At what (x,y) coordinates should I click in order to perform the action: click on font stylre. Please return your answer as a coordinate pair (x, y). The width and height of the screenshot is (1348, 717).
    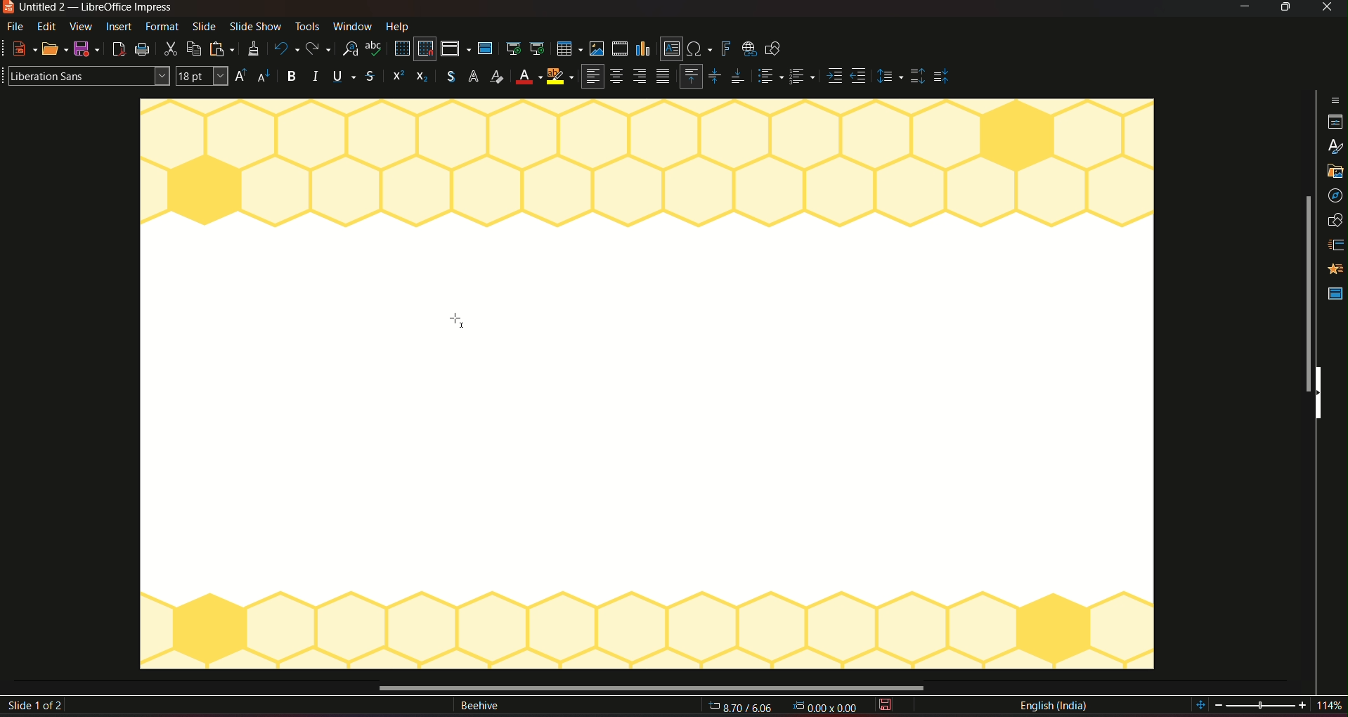
    Looking at the image, I should click on (86, 75).